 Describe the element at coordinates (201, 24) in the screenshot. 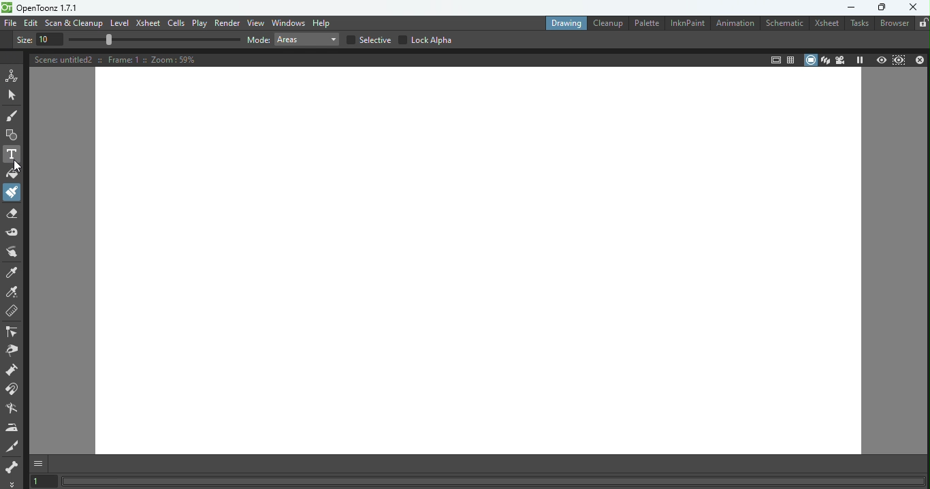

I see `Play` at that location.